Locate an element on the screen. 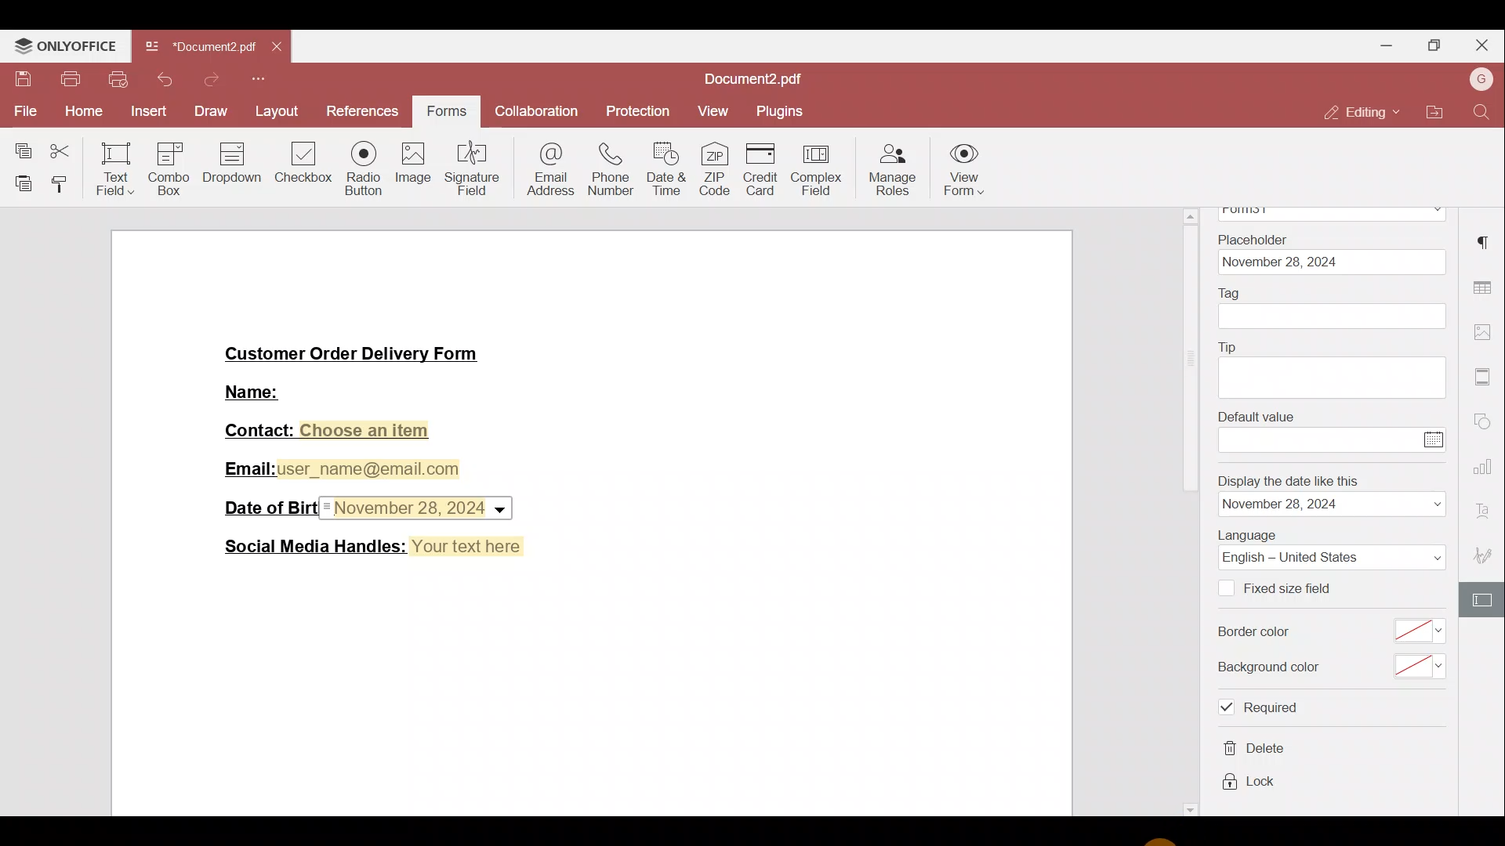 The image size is (1505, 846). Forms is located at coordinates (444, 113).